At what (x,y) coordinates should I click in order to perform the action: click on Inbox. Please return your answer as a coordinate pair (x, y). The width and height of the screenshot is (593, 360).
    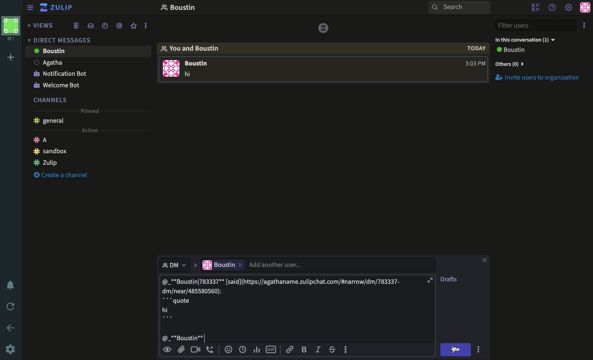
    Looking at the image, I should click on (92, 26).